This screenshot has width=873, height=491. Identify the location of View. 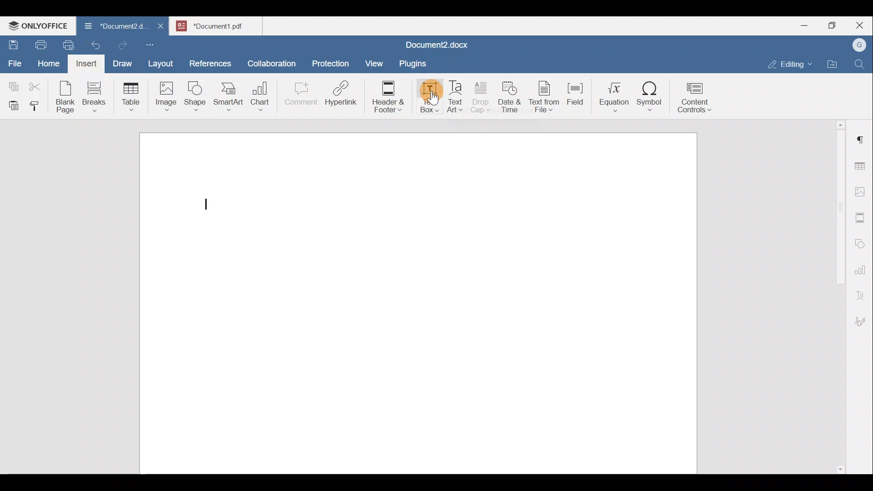
(375, 60).